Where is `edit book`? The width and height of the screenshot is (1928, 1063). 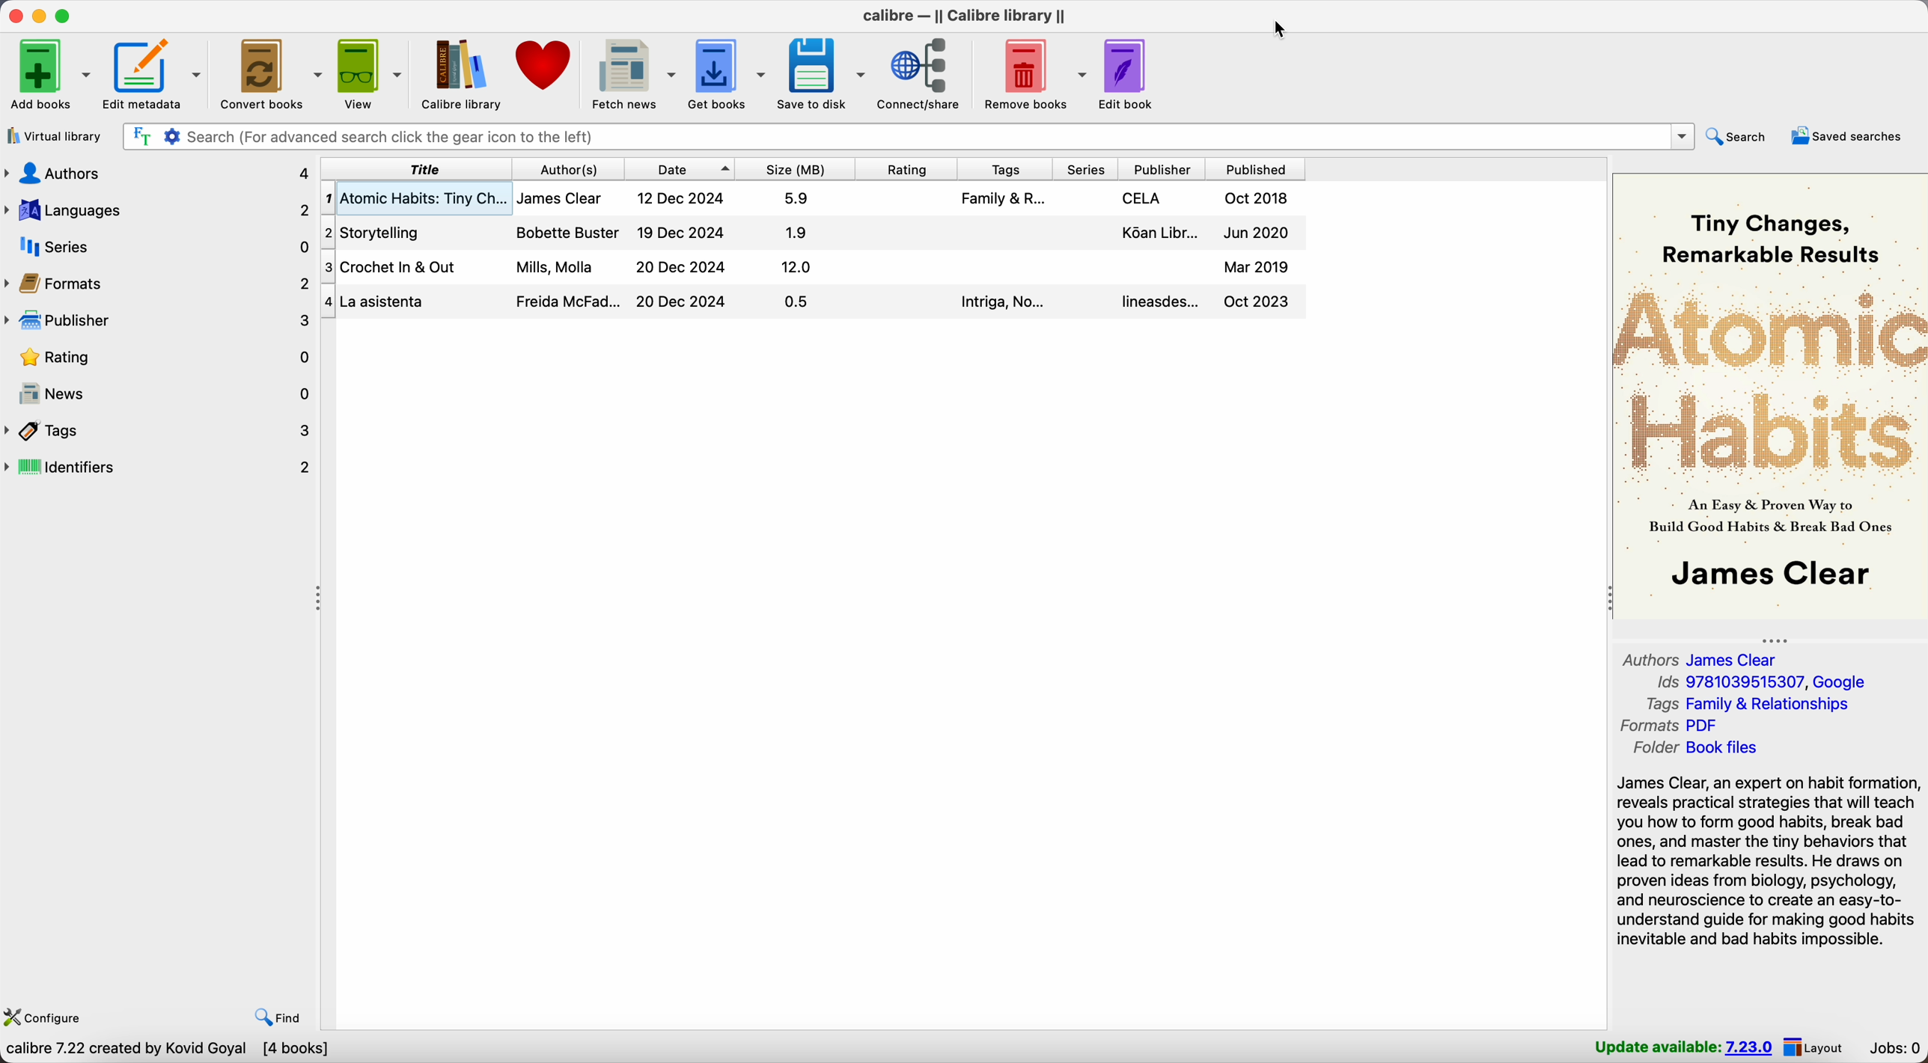 edit book is located at coordinates (1129, 75).